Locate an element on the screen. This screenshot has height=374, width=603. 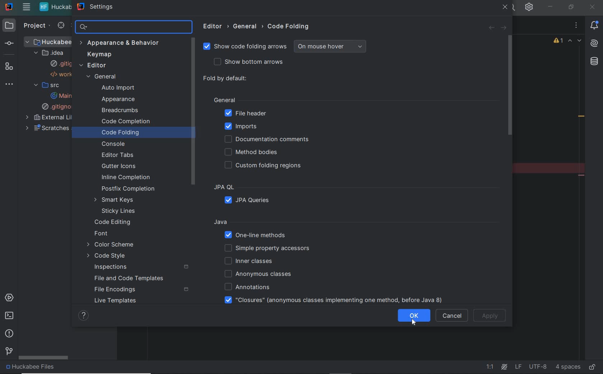
Java is located at coordinates (337, 222).